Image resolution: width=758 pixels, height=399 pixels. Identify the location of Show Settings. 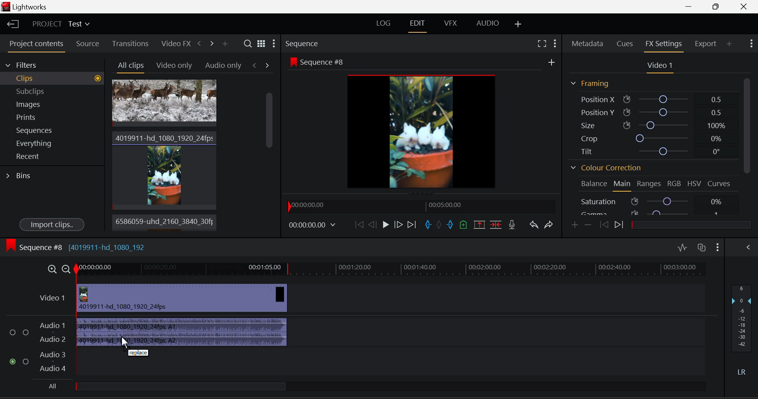
(751, 44).